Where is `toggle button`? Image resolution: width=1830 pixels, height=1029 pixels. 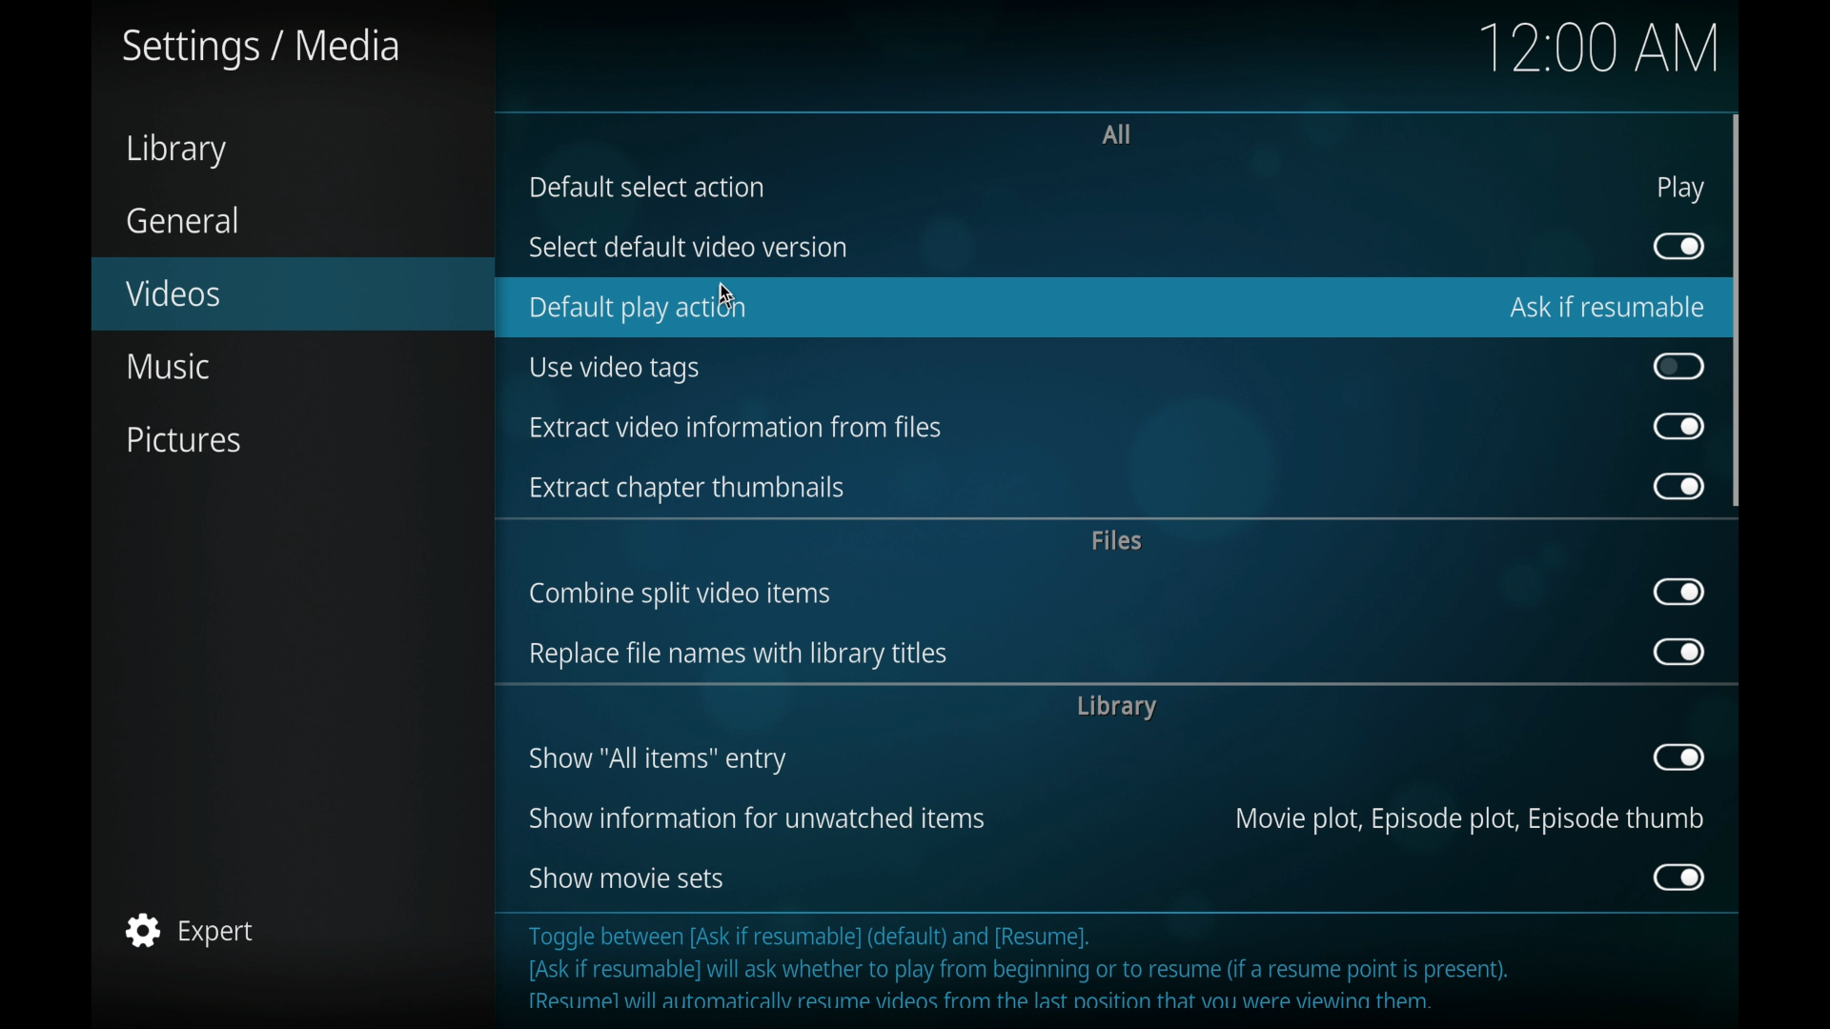
toggle button is located at coordinates (1679, 877).